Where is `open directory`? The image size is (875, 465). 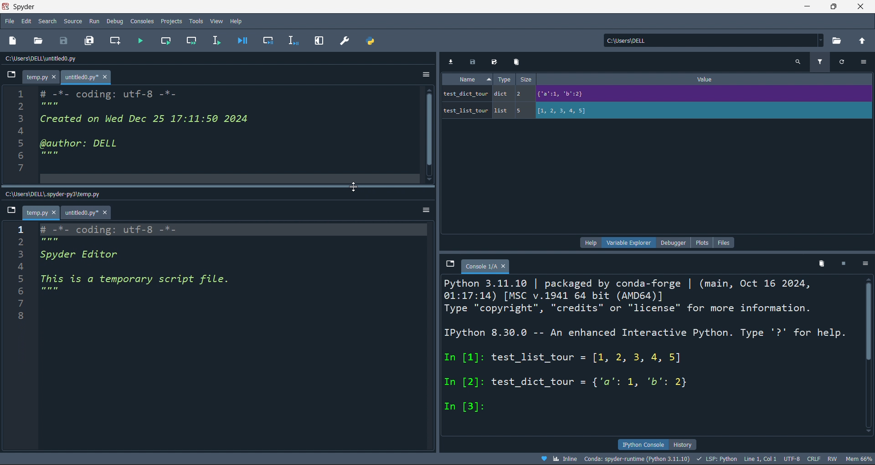 open directory is located at coordinates (839, 40).